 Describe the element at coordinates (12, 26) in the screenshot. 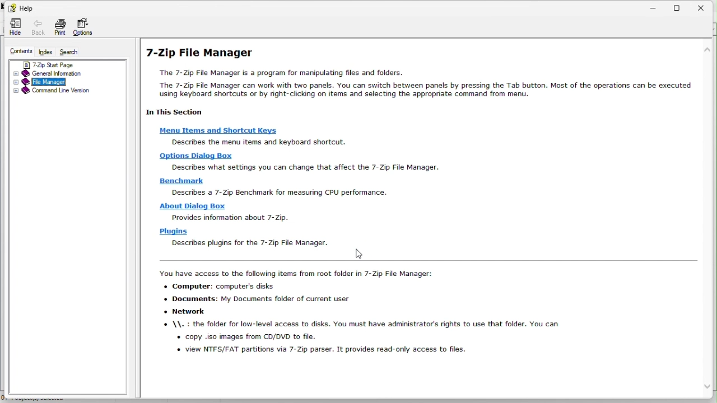

I see `Hide` at that location.